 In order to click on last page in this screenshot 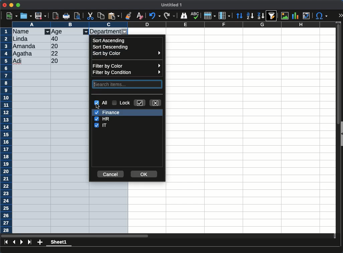, I will do `click(29, 243)`.